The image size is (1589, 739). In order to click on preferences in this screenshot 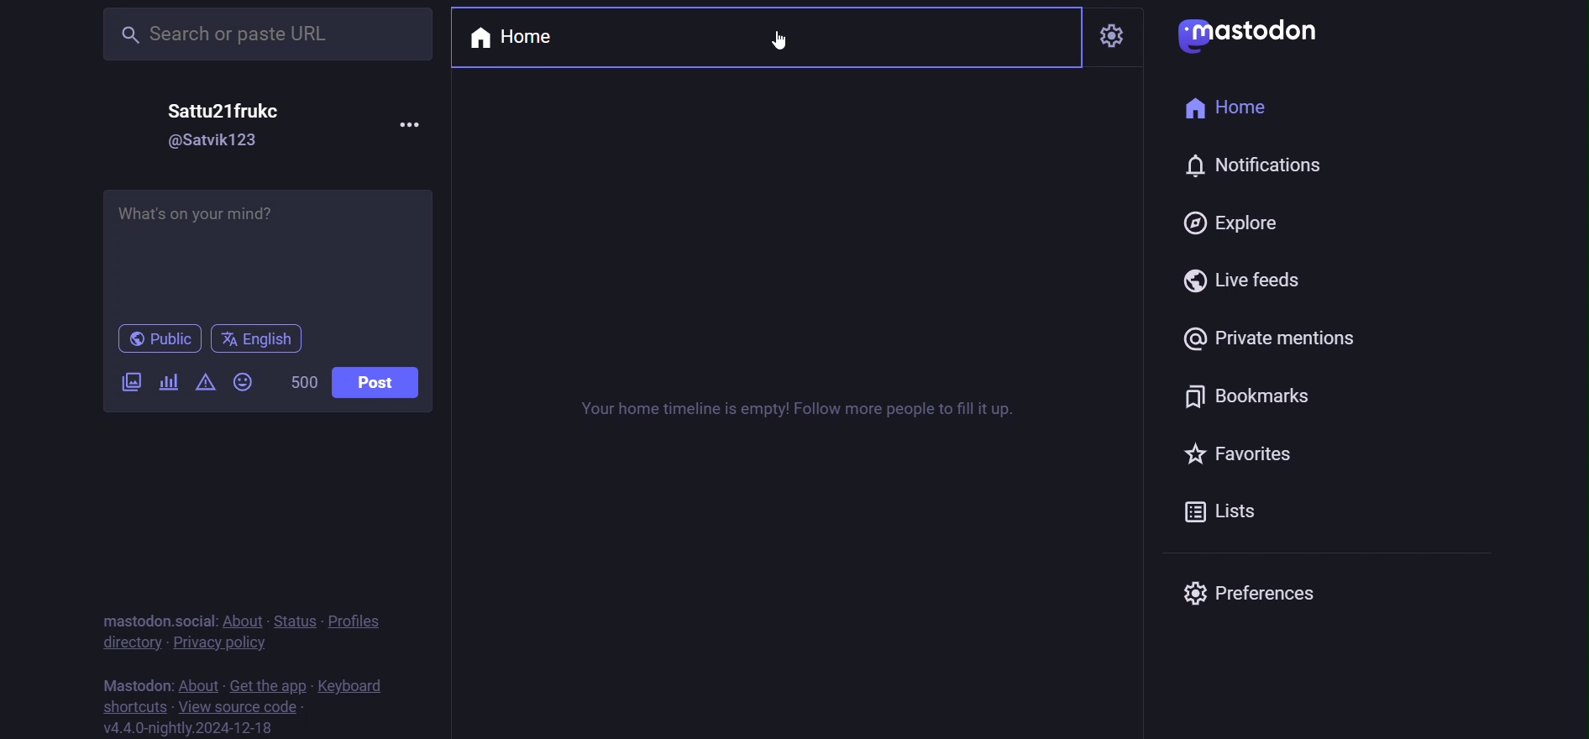, I will do `click(1259, 595)`.